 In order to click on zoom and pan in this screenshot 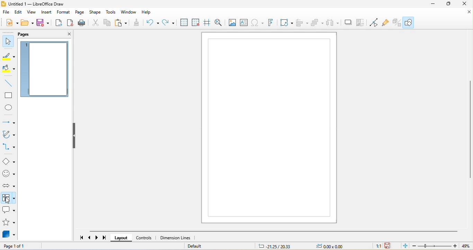, I will do `click(219, 23)`.